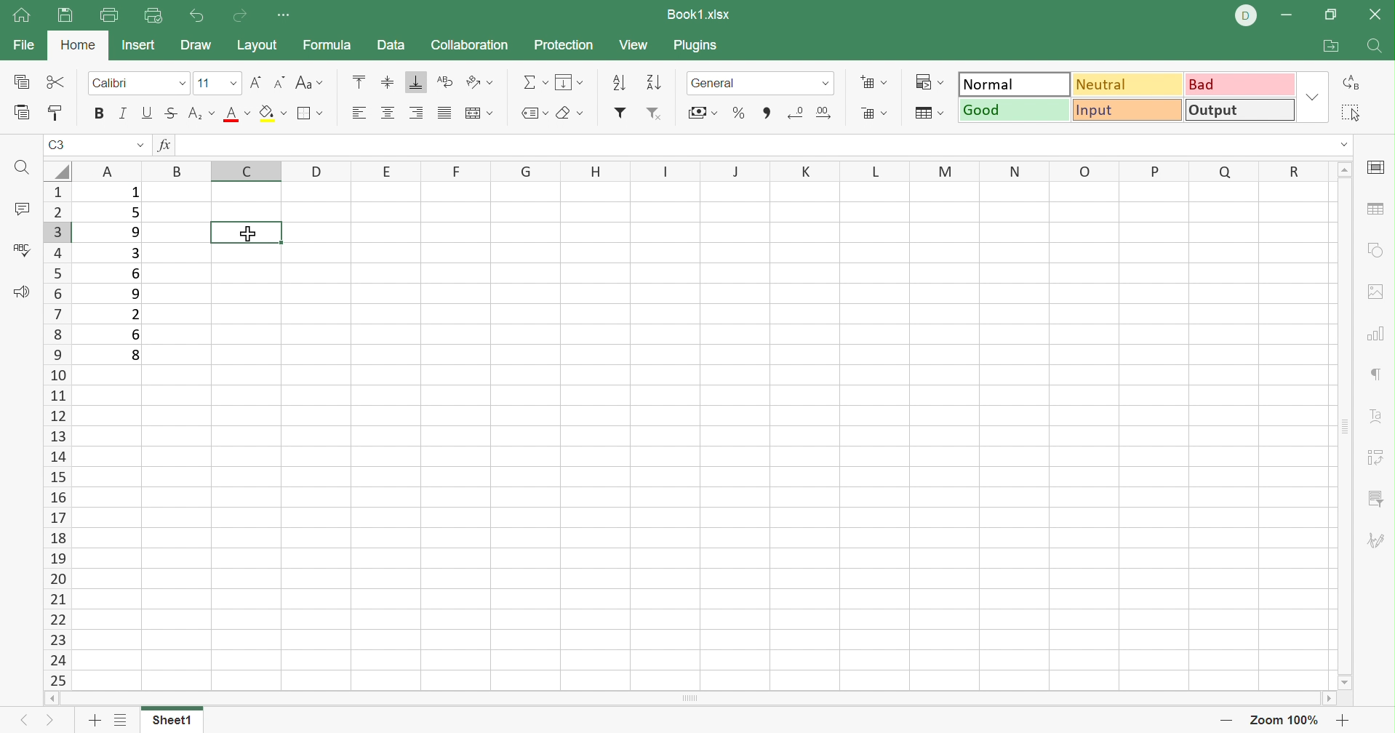  What do you see at coordinates (125, 719) in the screenshot?
I see `List of sheets` at bounding box center [125, 719].